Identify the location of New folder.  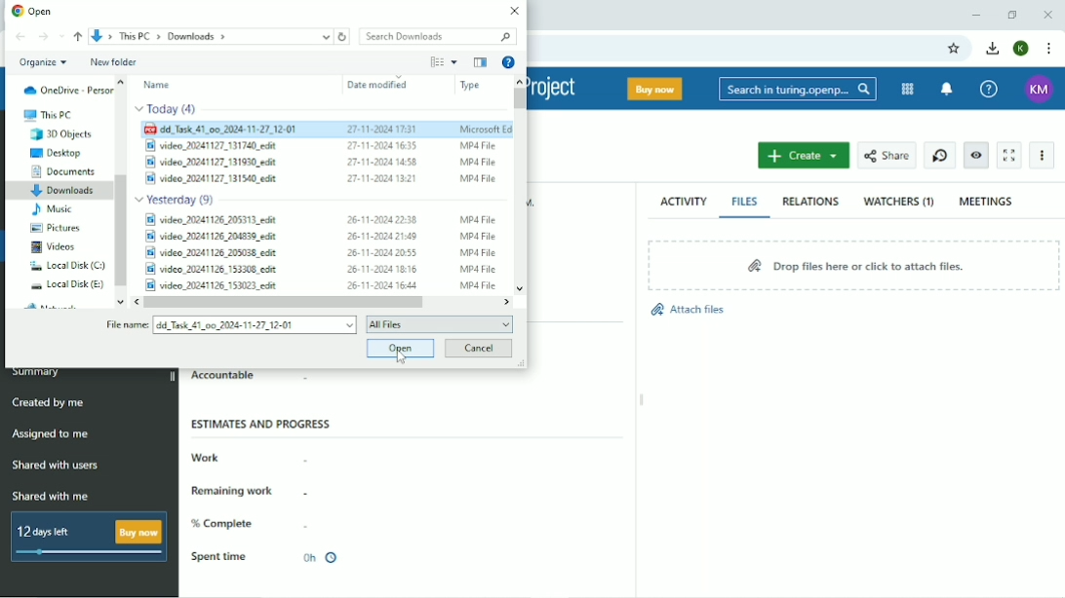
(114, 61).